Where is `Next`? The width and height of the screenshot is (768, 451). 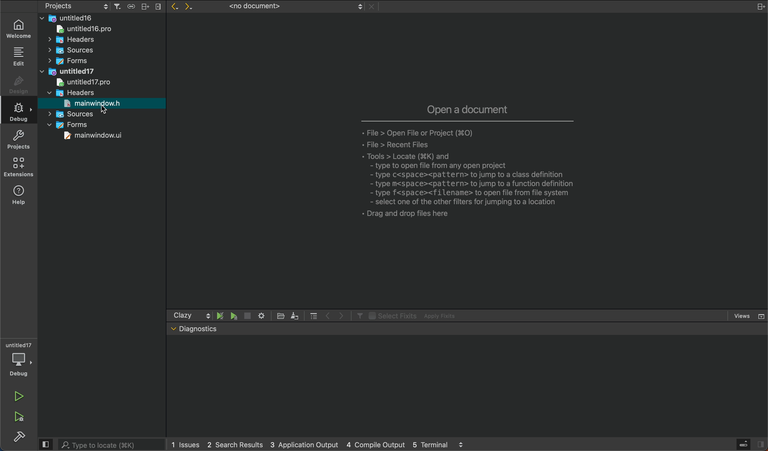
Next is located at coordinates (342, 315).